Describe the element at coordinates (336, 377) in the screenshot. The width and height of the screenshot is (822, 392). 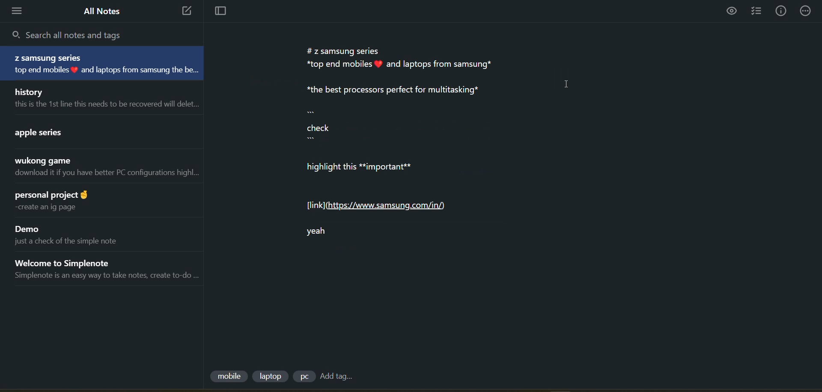
I see `add tag` at that location.